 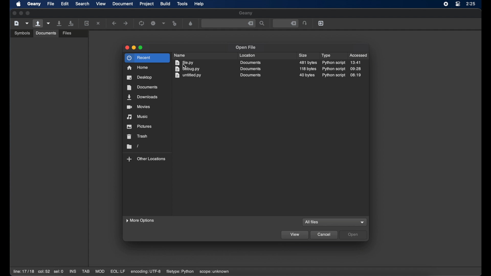 What do you see at coordinates (356, 62) in the screenshot?
I see `13.41` at bounding box center [356, 62].